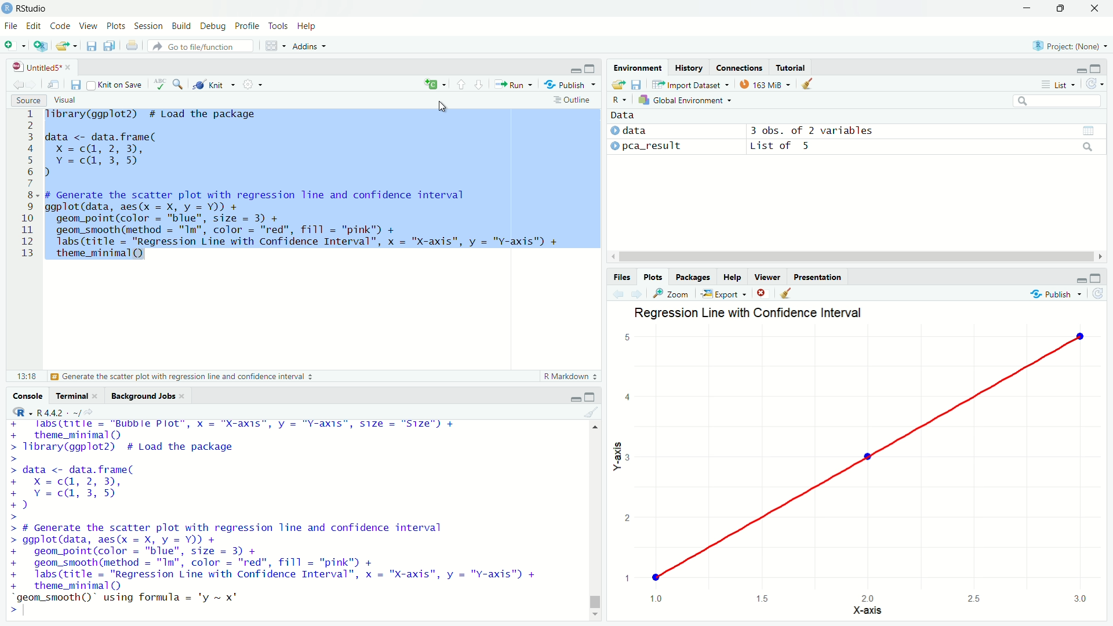 This screenshot has width=1113, height=626. What do you see at coordinates (692, 276) in the screenshot?
I see `Packages` at bounding box center [692, 276].